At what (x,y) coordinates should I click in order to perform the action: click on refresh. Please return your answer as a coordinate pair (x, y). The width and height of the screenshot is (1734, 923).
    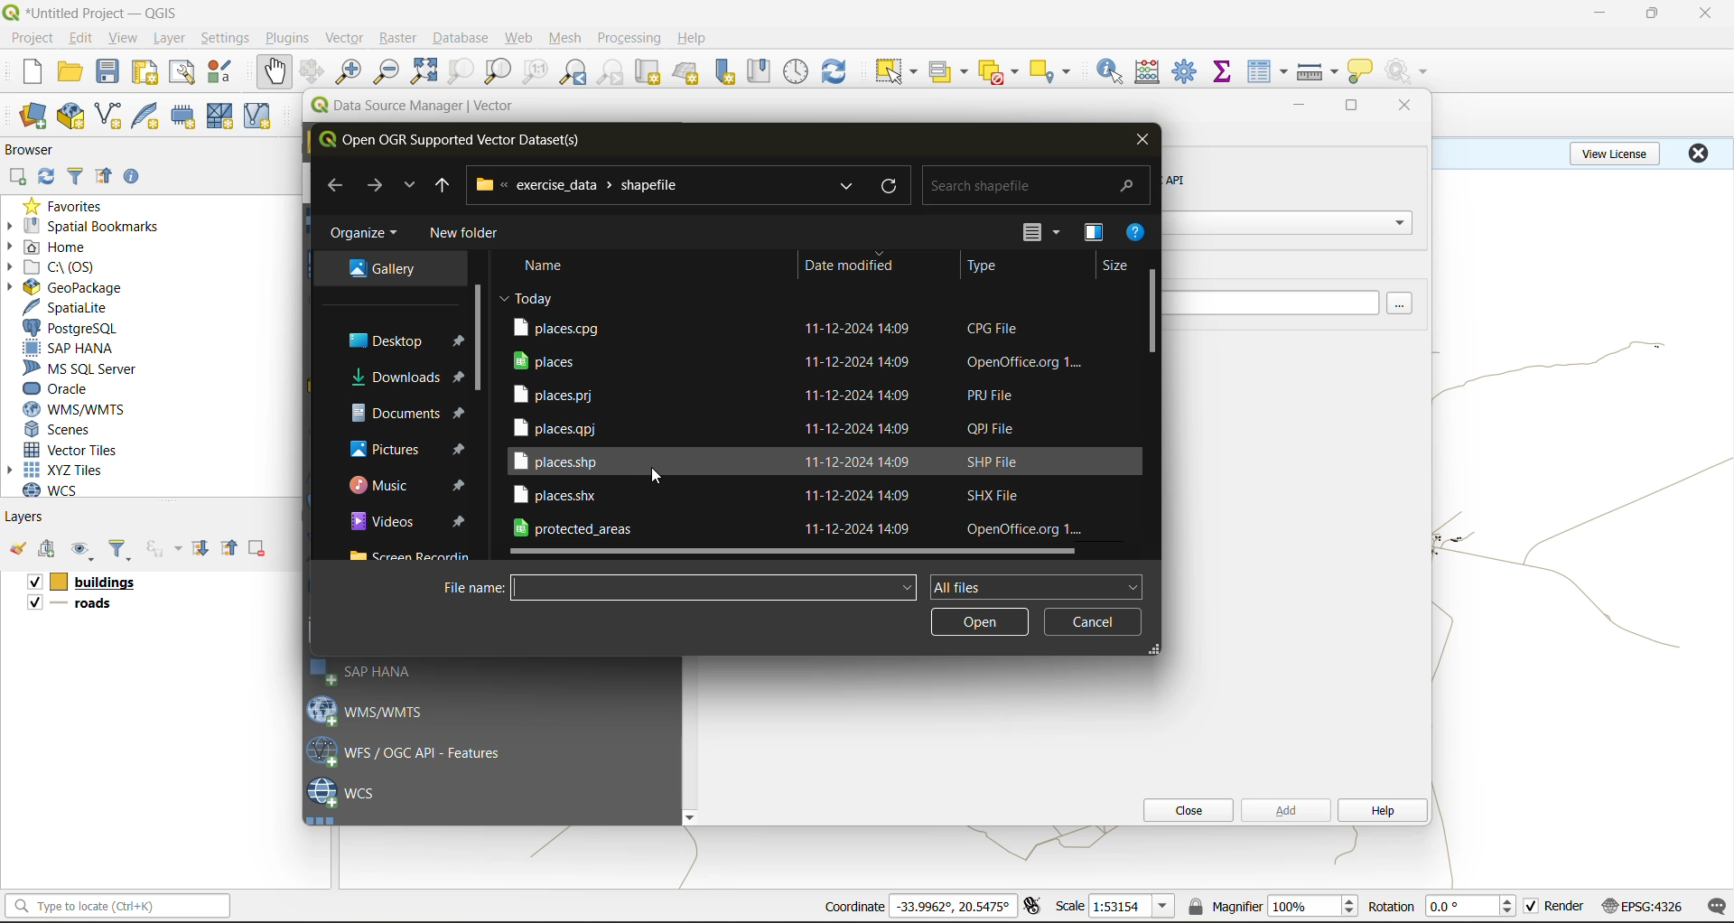
    Looking at the image, I should click on (42, 179).